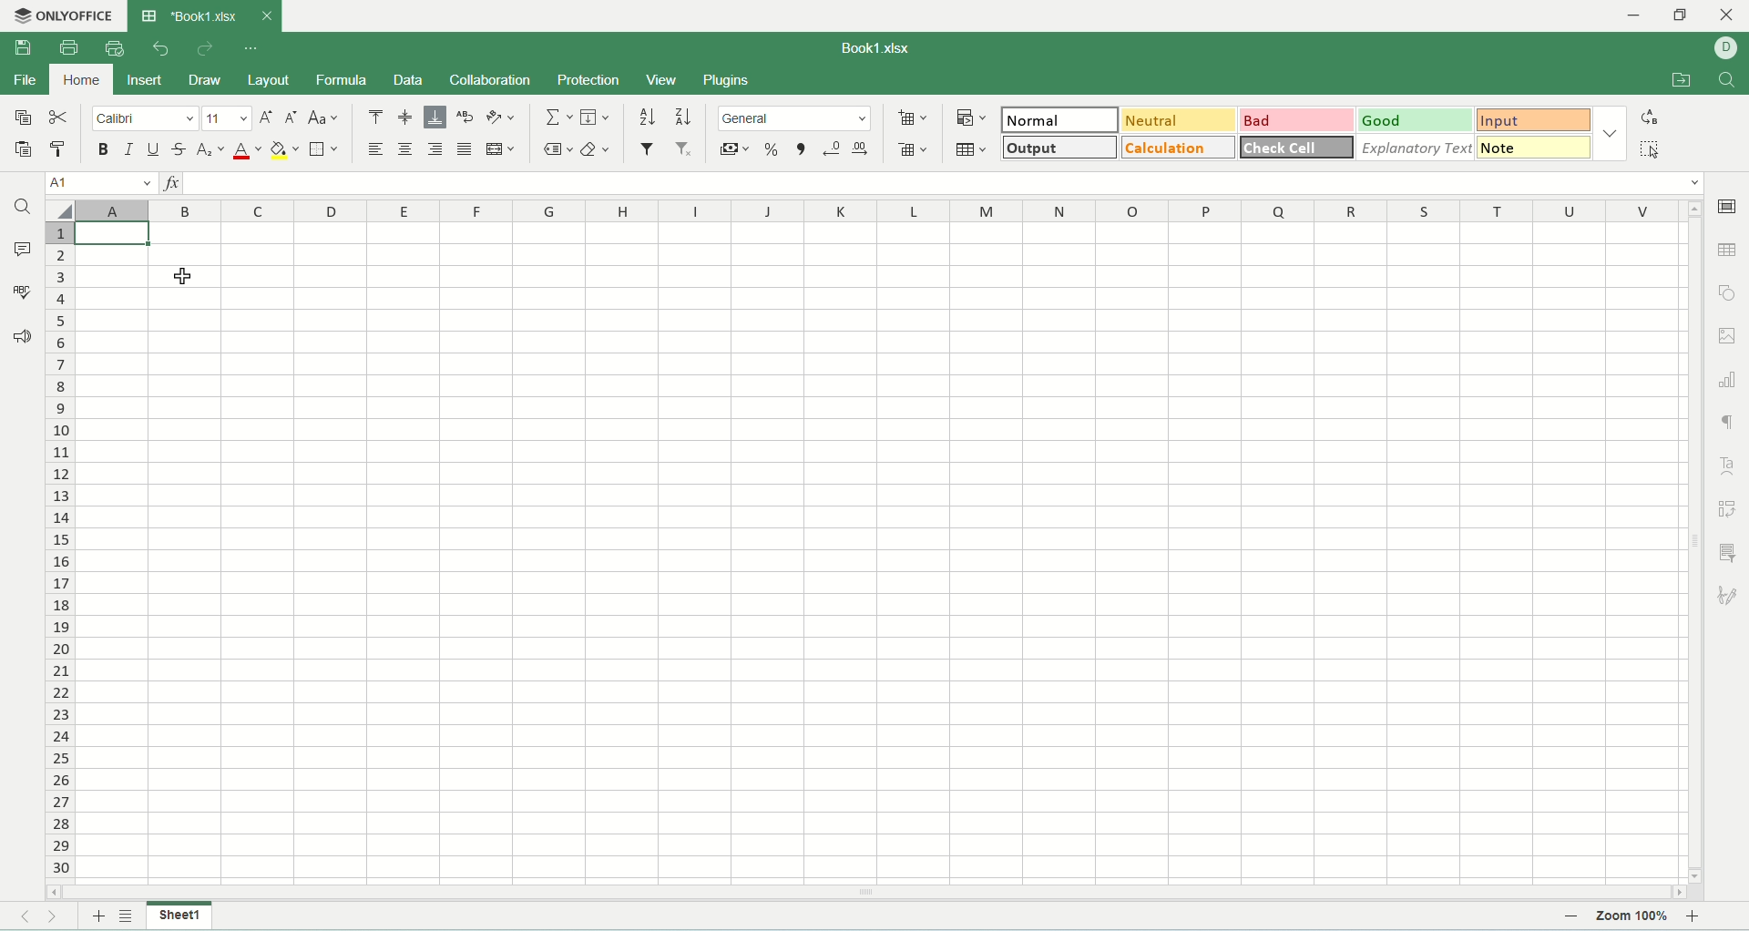 The height and width of the screenshot is (931, 1749). Describe the element at coordinates (181, 151) in the screenshot. I see `strikethrough` at that location.